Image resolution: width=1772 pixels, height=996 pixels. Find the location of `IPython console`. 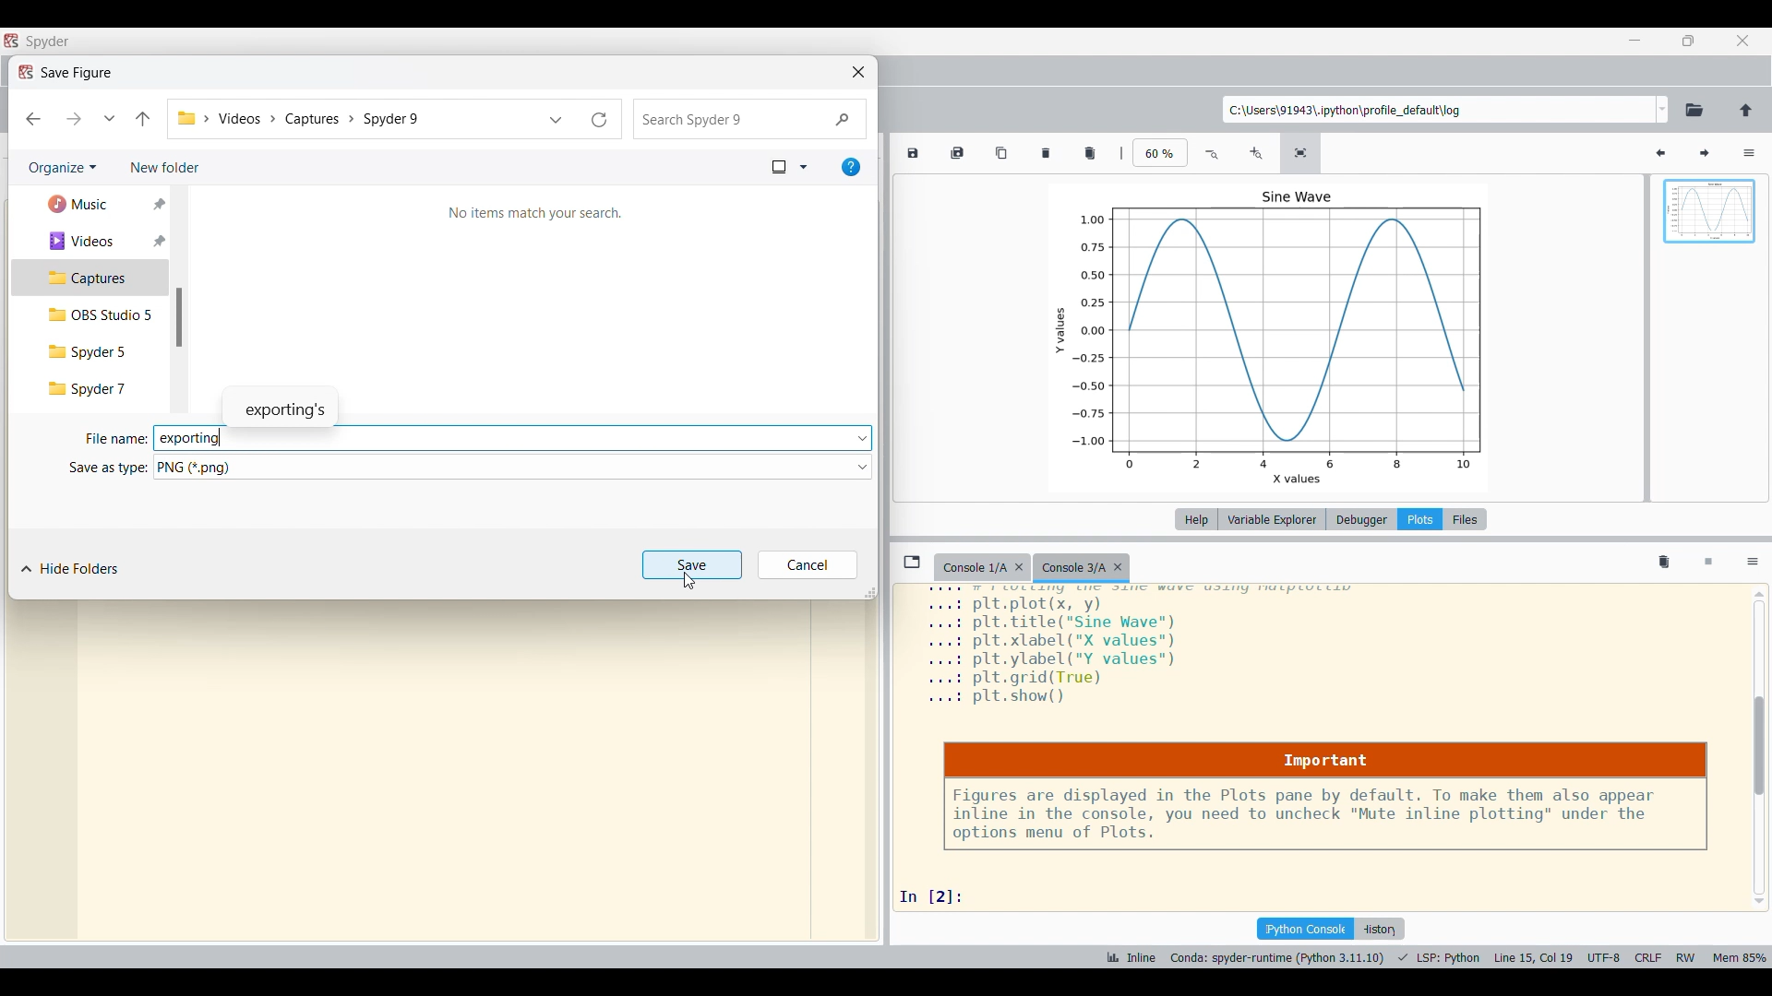

IPython console is located at coordinates (1305, 929).